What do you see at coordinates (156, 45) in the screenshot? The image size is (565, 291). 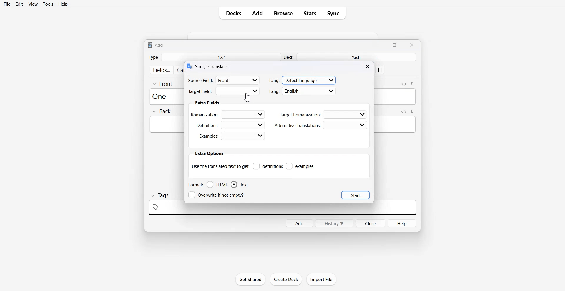 I see `Text` at bounding box center [156, 45].